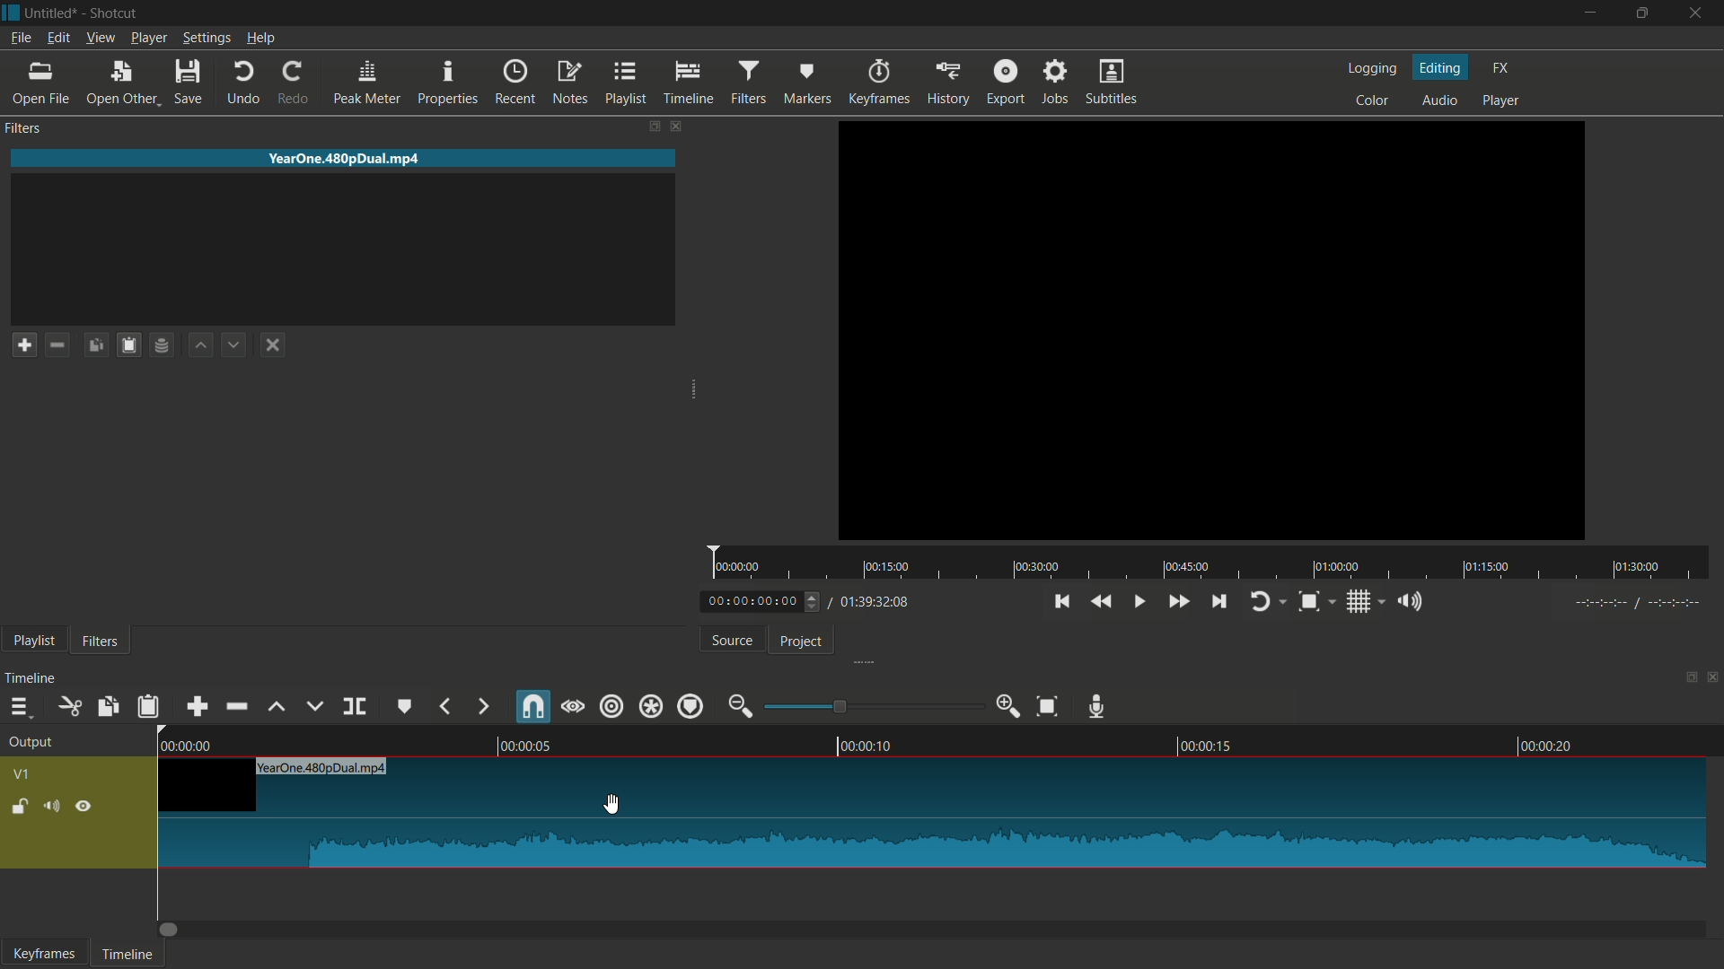 This screenshot has width=1724, height=969. I want to click on project, so click(805, 641).